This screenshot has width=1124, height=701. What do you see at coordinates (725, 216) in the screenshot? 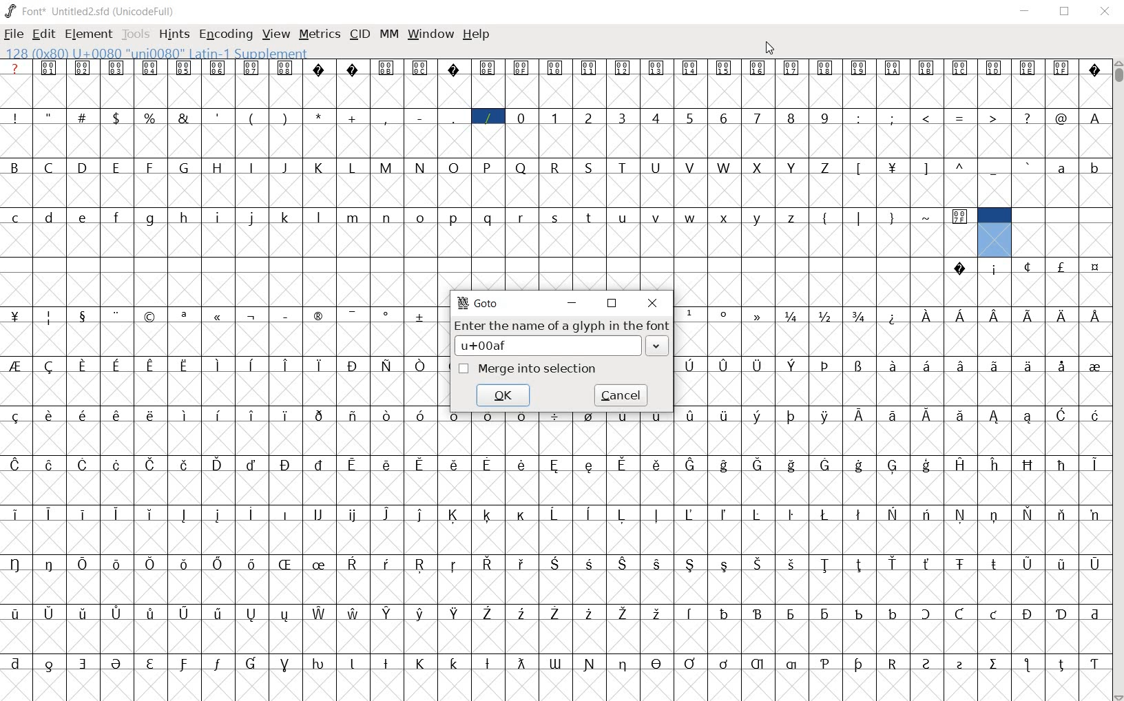
I see `x` at bounding box center [725, 216].